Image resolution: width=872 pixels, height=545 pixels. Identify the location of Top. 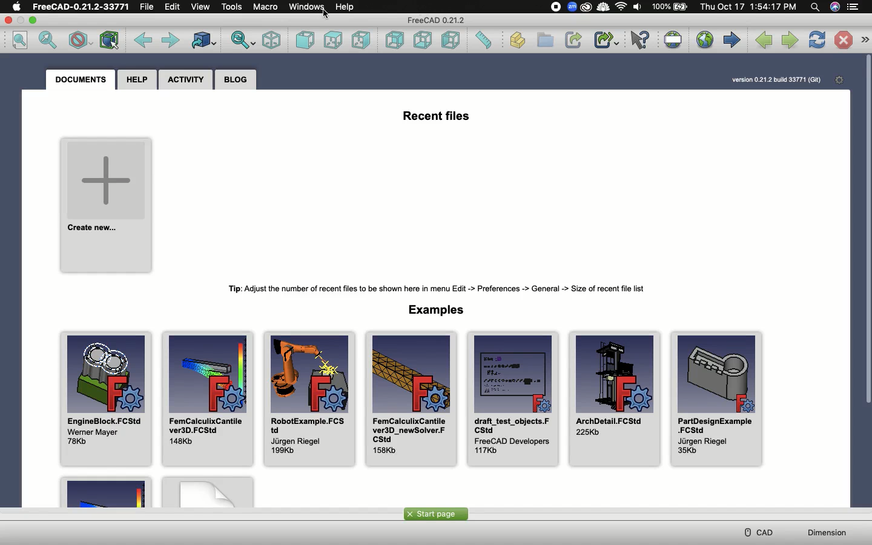
(333, 40).